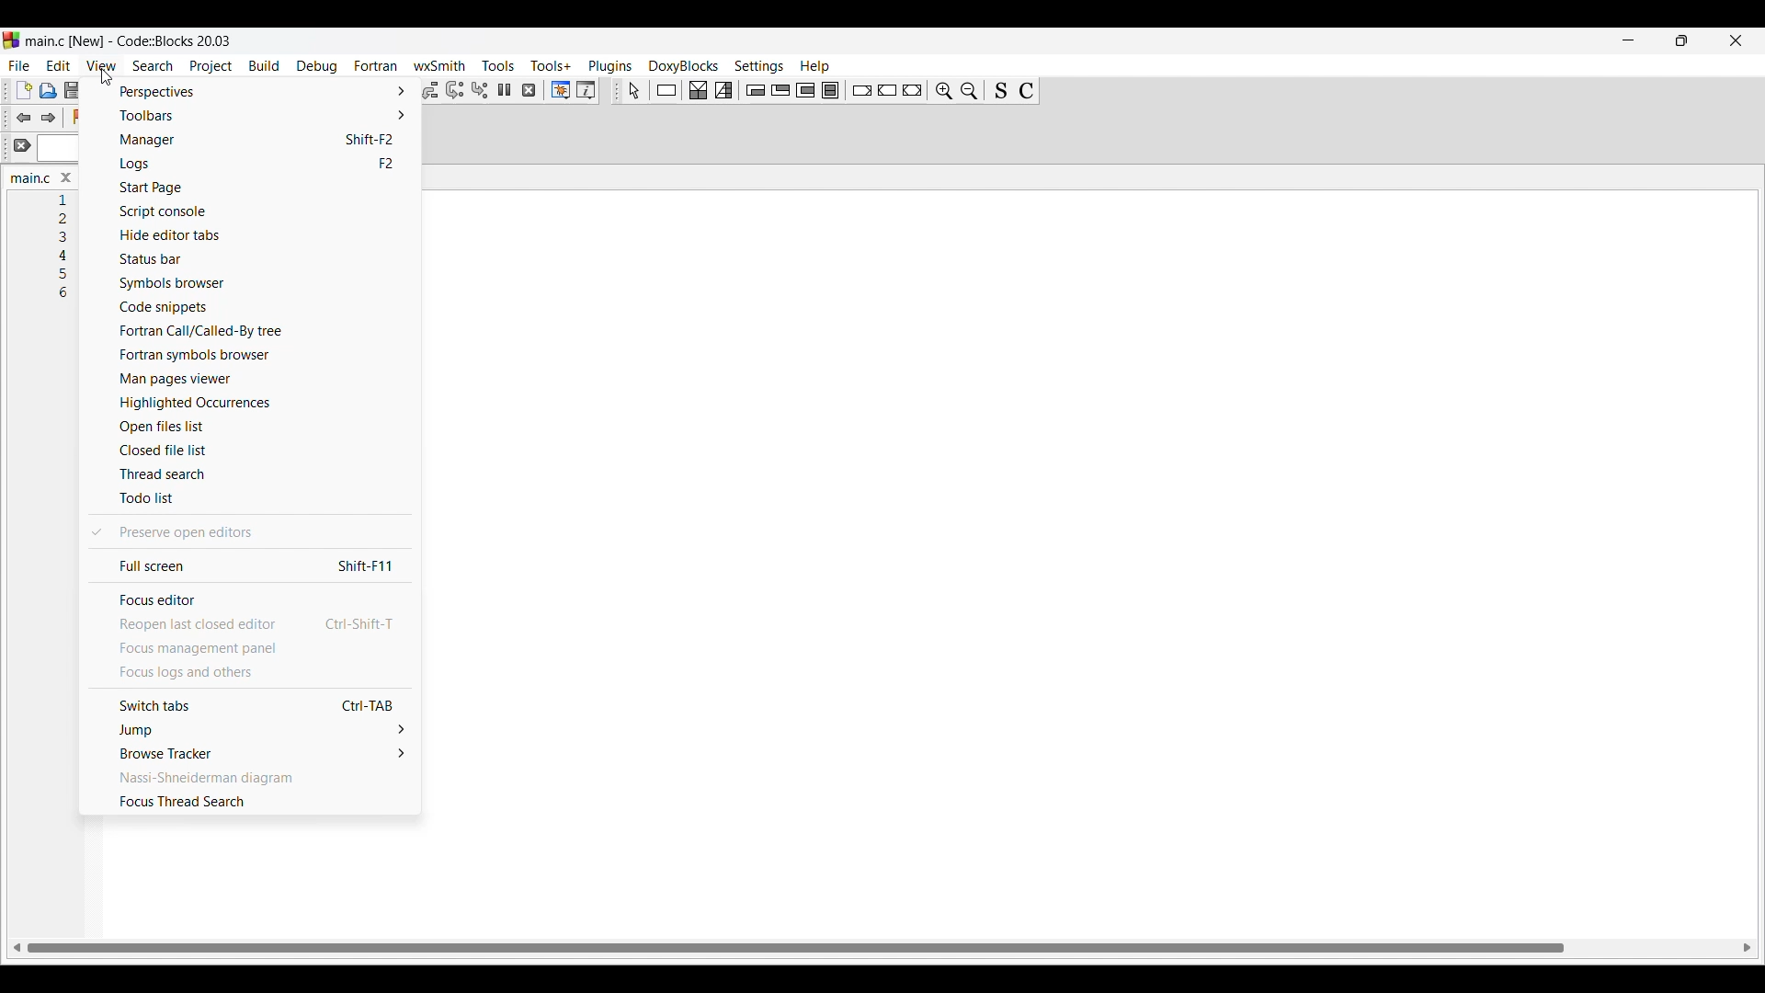 This screenshot has height=993, width=1765. Describe the element at coordinates (24, 90) in the screenshot. I see `New file` at that location.